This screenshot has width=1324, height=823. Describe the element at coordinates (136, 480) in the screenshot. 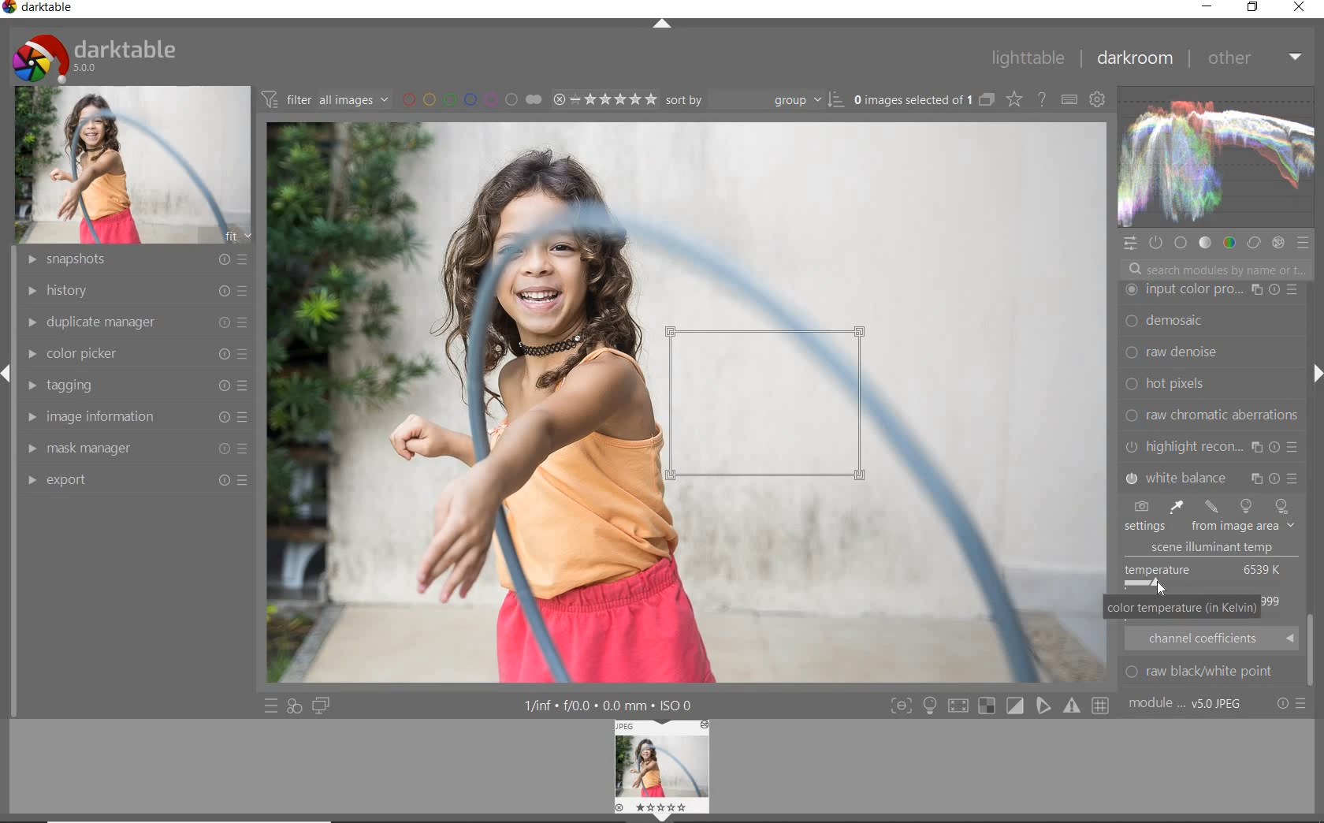

I see `export` at that location.